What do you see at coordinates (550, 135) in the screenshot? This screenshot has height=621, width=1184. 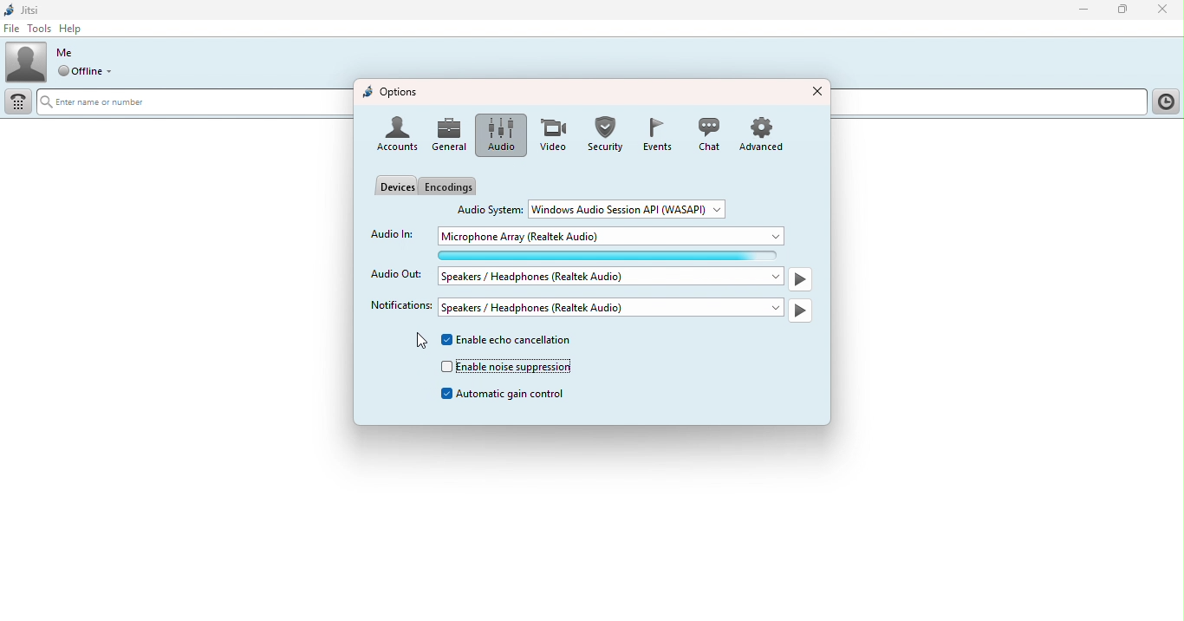 I see `Video` at bounding box center [550, 135].